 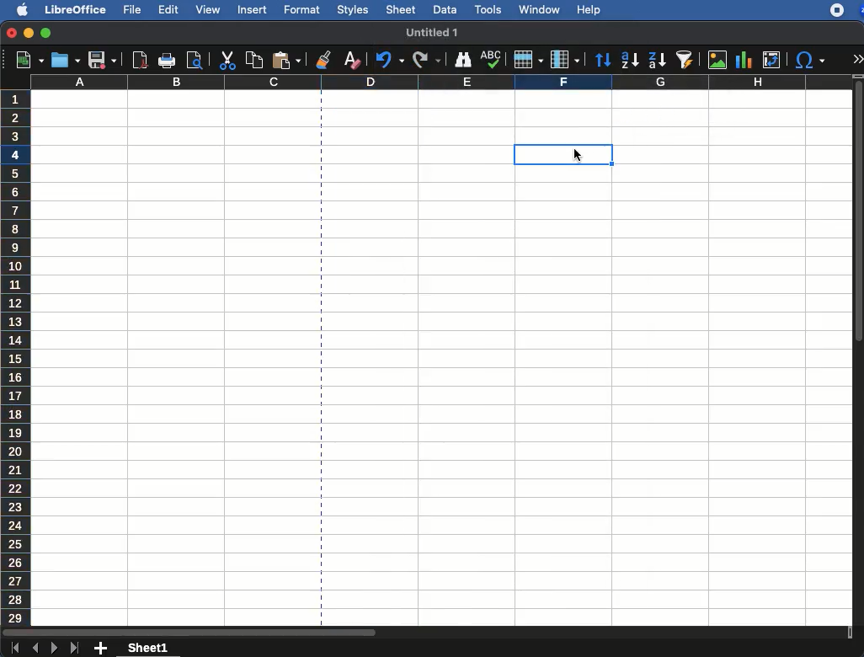 What do you see at coordinates (656, 57) in the screenshot?
I see `descendinga` at bounding box center [656, 57].